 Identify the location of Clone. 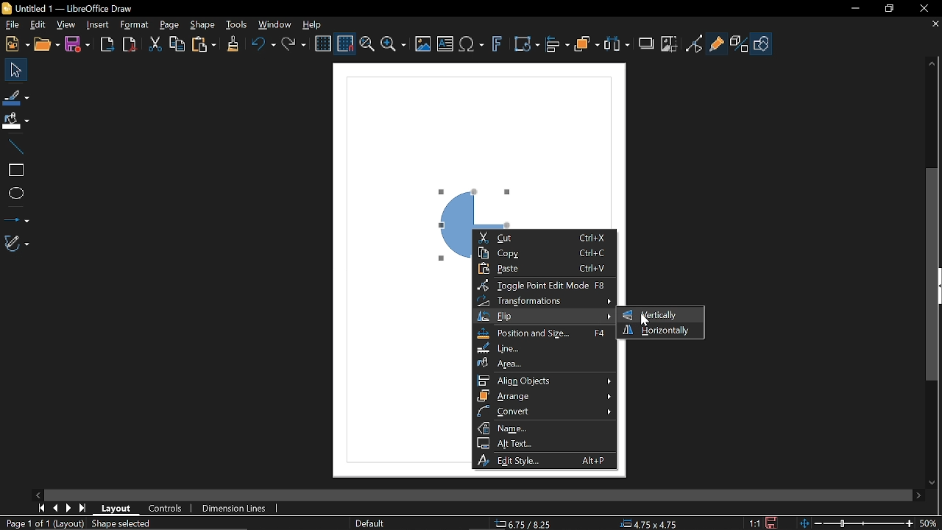
(233, 44).